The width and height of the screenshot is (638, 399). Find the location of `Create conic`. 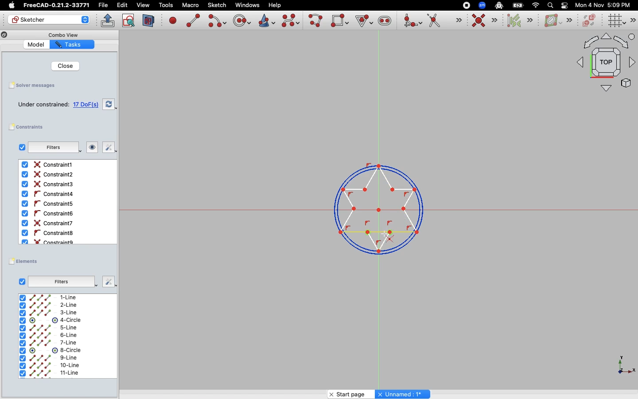

Create conic is located at coordinates (266, 20).